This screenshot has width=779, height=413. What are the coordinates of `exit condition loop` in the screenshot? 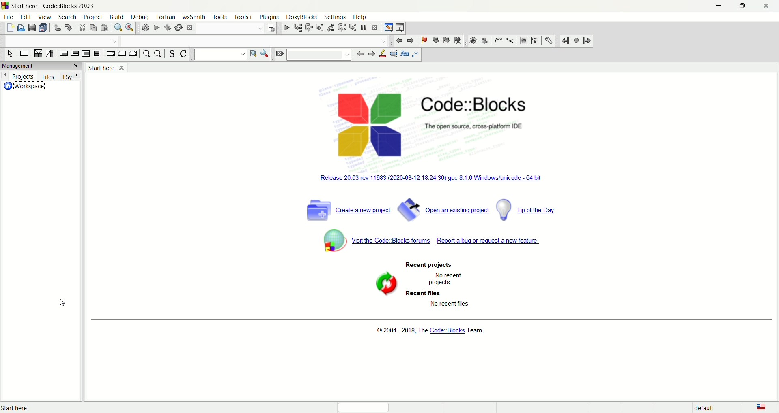 It's located at (75, 53).